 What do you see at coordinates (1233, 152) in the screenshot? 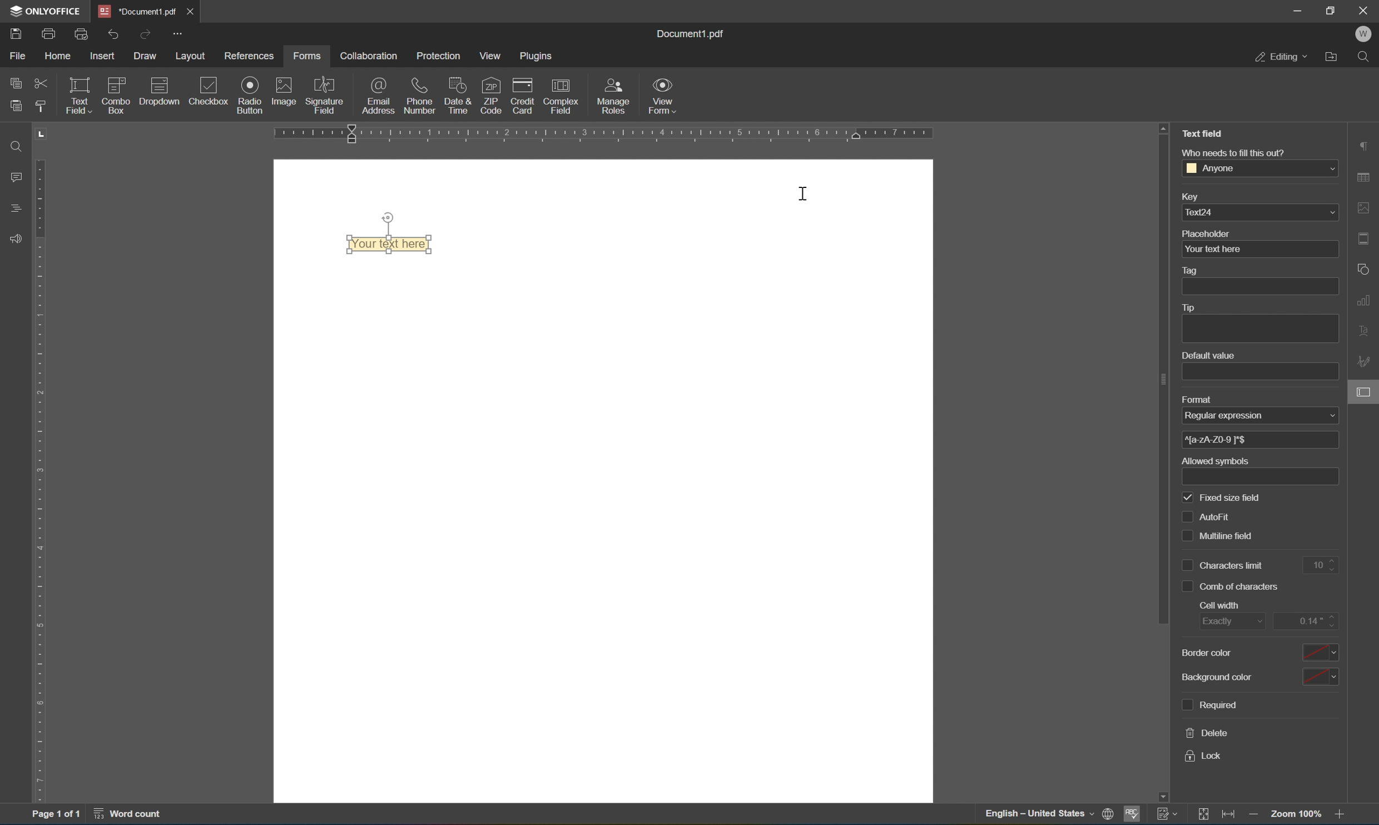
I see `who needs to fill this out?` at bounding box center [1233, 152].